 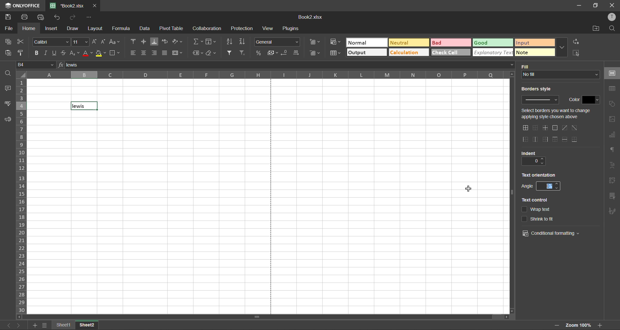 I want to click on diagonal up border, so click(x=564, y=128).